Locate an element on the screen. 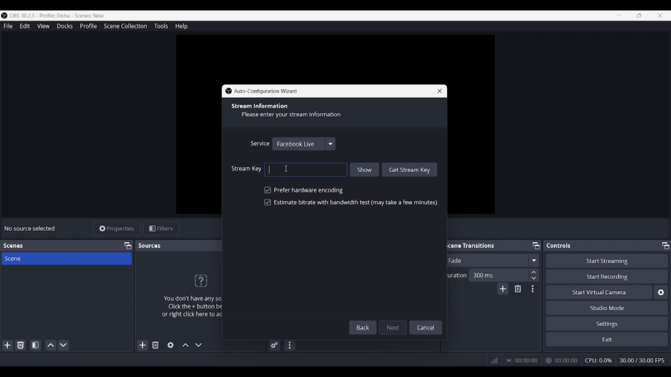 This screenshot has width=671, height=377. Configure virtual camera is located at coordinates (661, 292).